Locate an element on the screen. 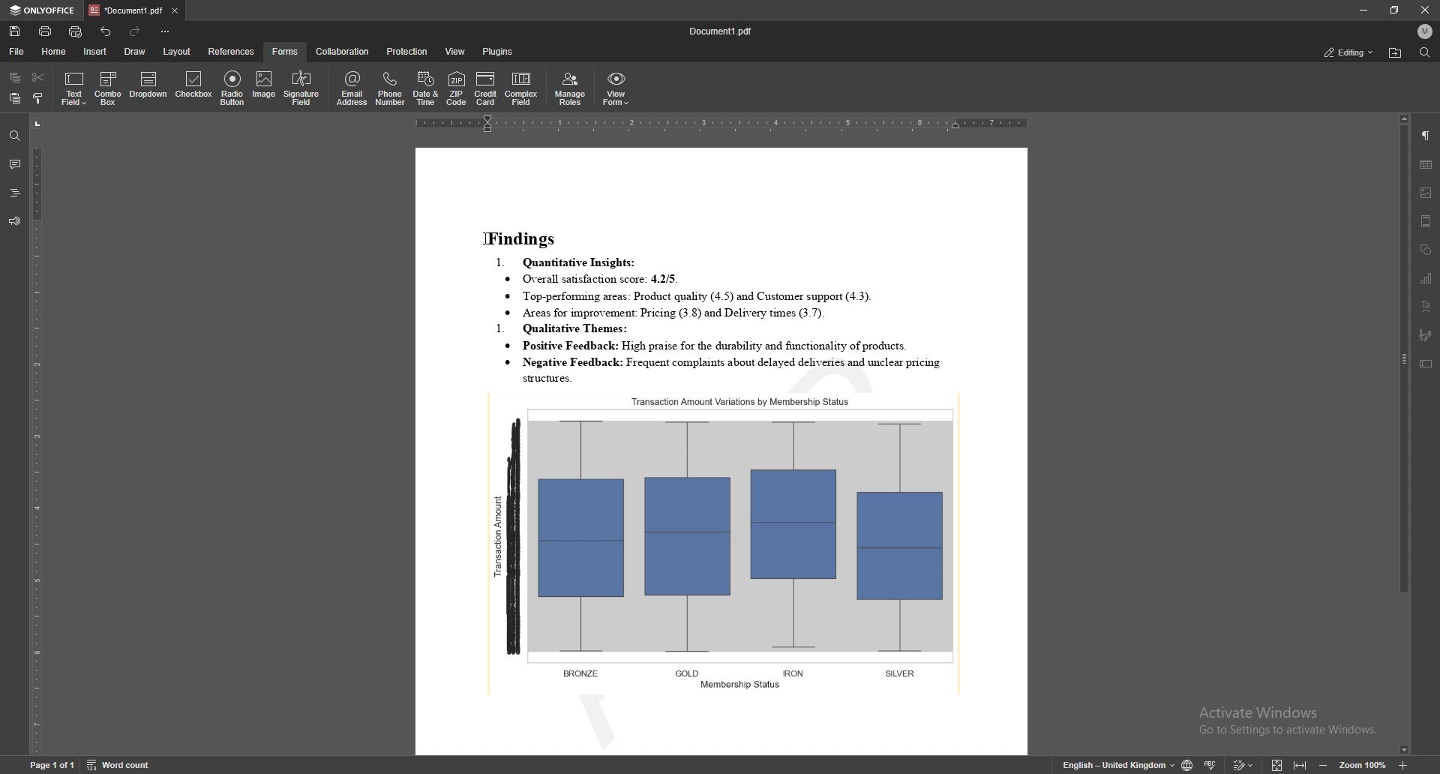 Image resolution: width=1440 pixels, height=774 pixels. heading is located at coordinates (15, 193).